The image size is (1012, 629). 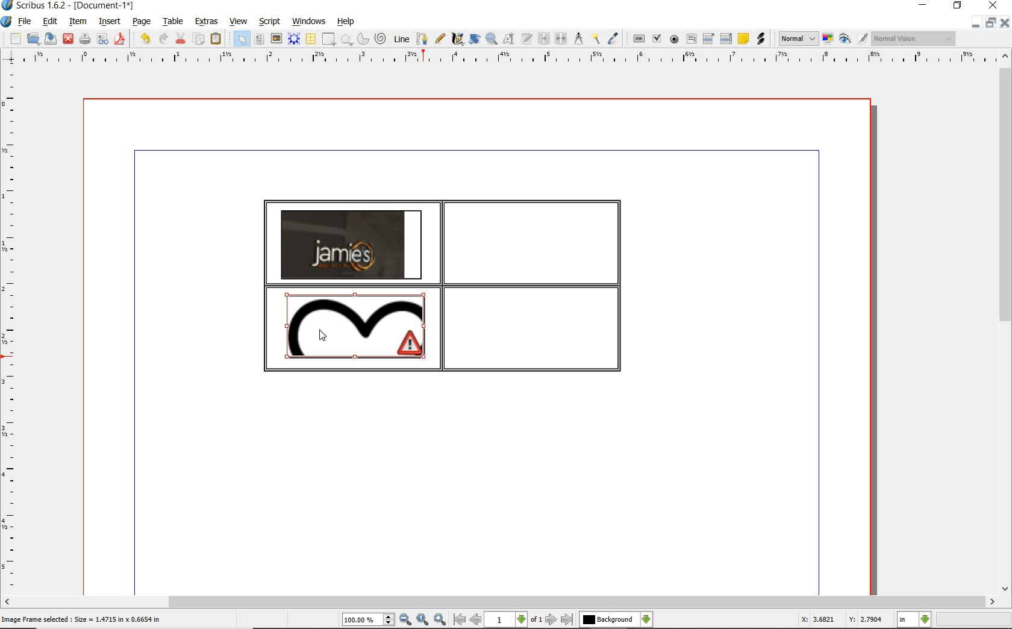 What do you see at coordinates (270, 22) in the screenshot?
I see `script` at bounding box center [270, 22].